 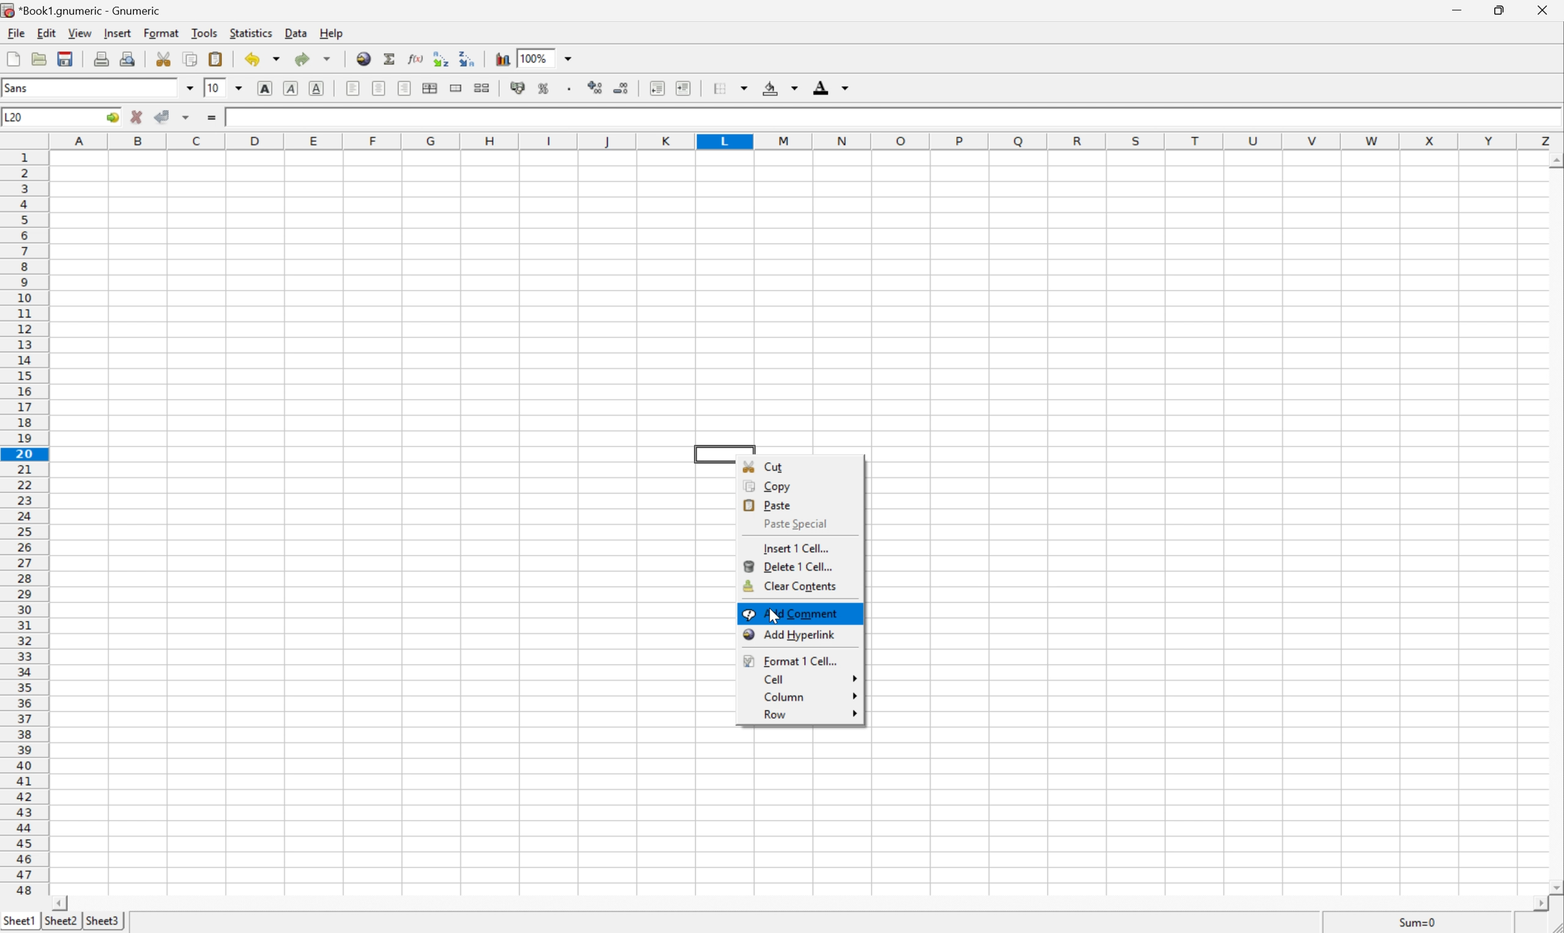 I want to click on File, so click(x=17, y=33).